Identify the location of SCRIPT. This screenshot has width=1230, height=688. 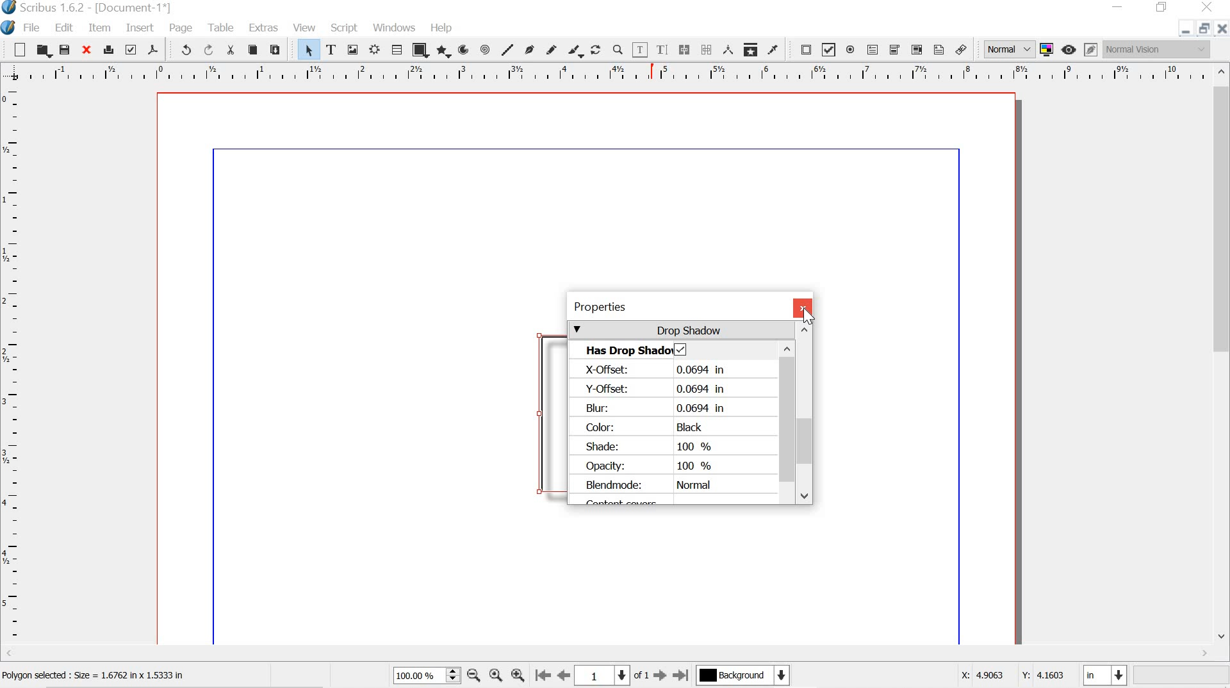
(345, 26).